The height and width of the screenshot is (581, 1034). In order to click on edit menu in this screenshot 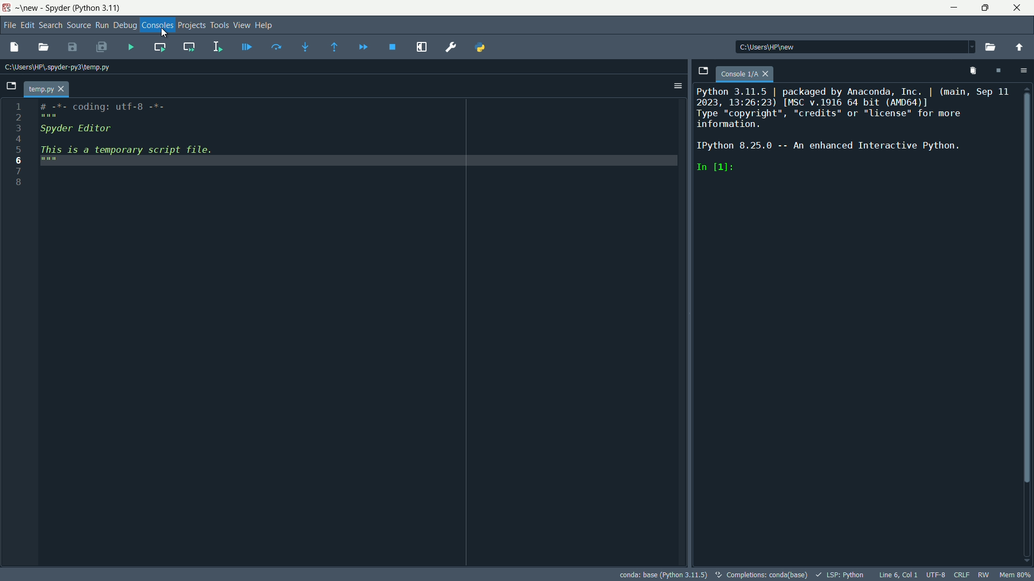, I will do `click(27, 25)`.